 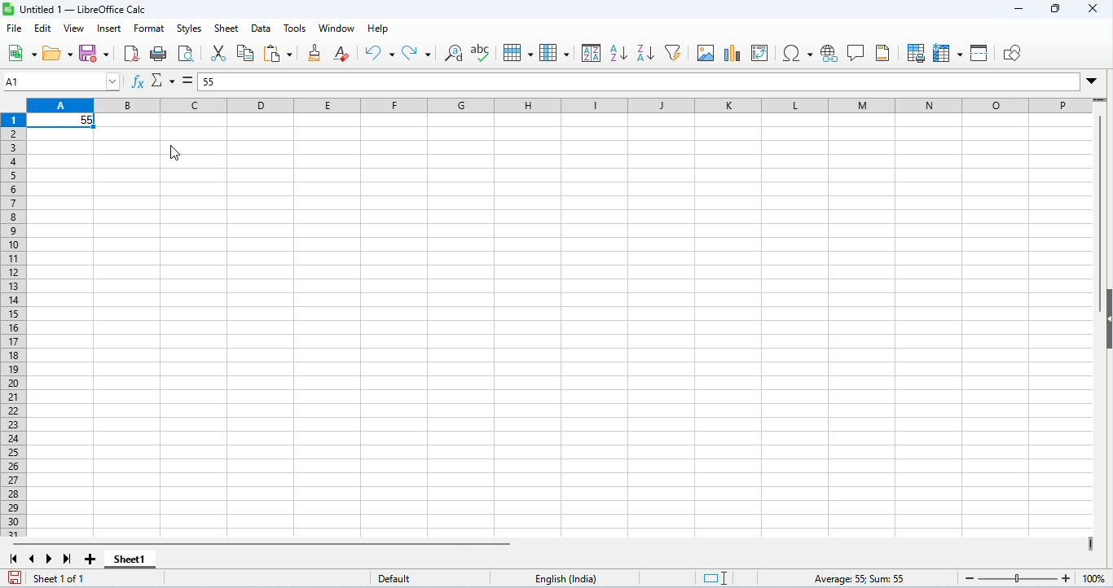 I want to click on view, so click(x=74, y=29).